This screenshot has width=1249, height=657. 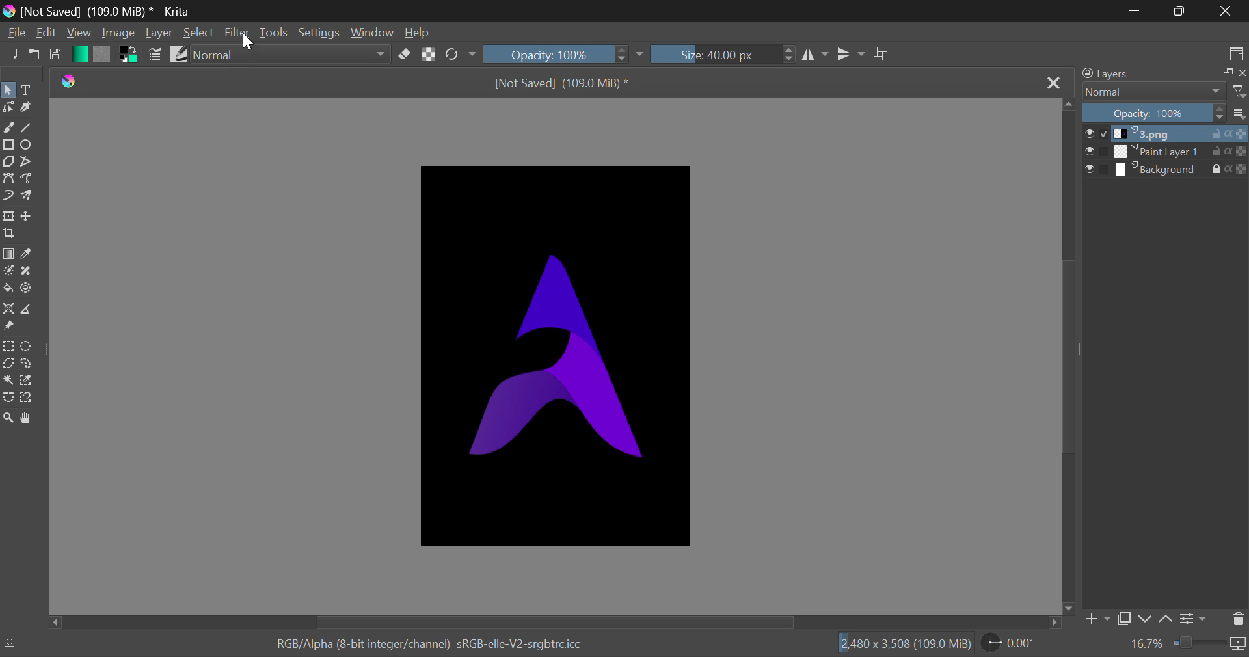 I want to click on logo, so click(x=12, y=12).